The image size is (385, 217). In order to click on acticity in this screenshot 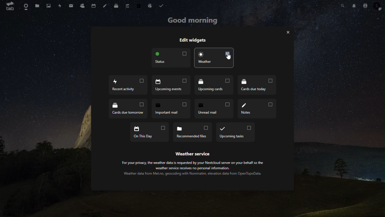, I will do `click(60, 6)`.